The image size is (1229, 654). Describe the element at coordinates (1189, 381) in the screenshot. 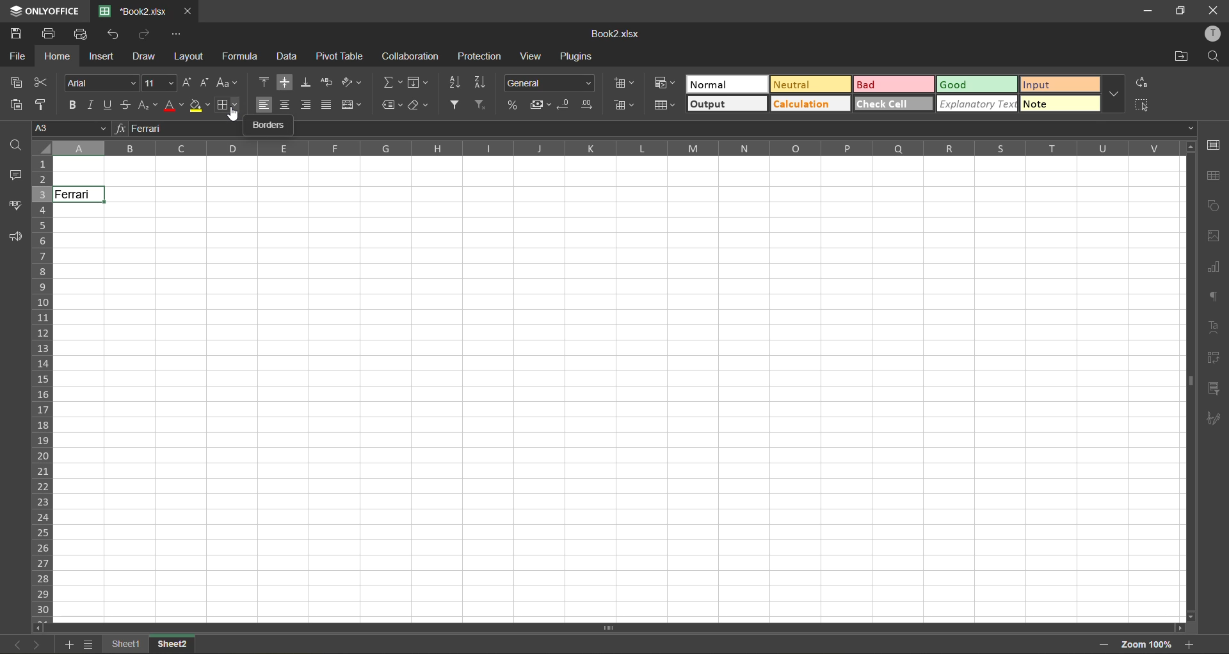

I see `vertical scrollbar` at that location.